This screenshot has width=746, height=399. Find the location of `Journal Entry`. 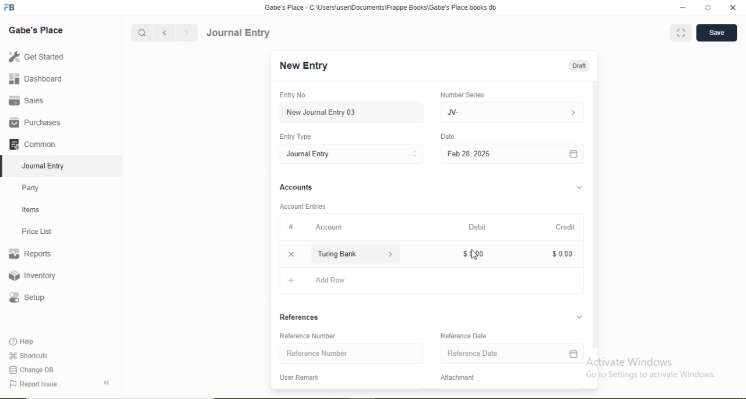

Journal Entry is located at coordinates (309, 154).